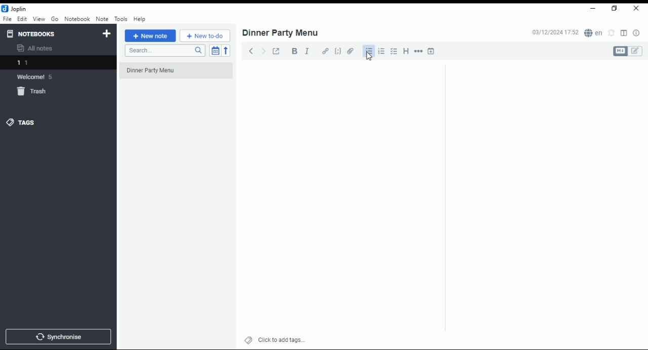 The width and height of the screenshot is (648, 350). Describe the element at coordinates (150, 36) in the screenshot. I see `new note` at that location.